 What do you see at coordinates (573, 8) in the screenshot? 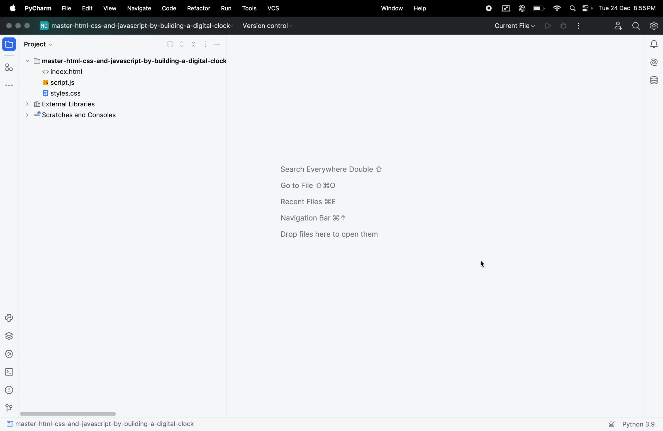
I see `search` at bounding box center [573, 8].